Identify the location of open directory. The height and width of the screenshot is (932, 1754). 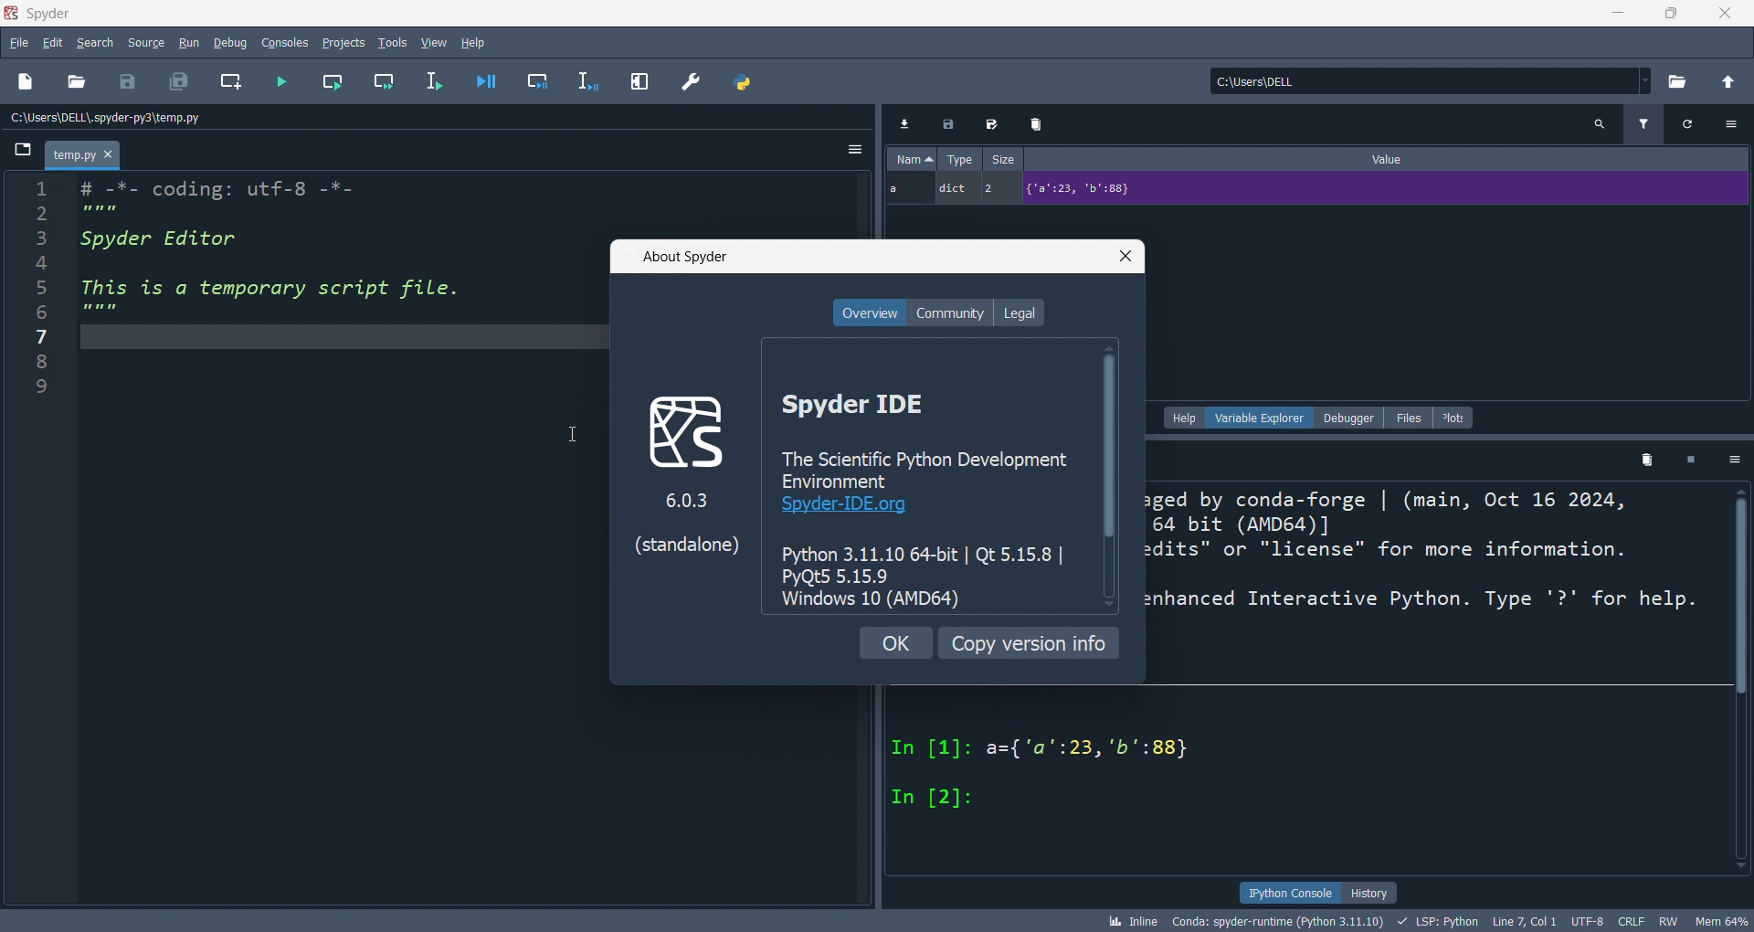
(1680, 79).